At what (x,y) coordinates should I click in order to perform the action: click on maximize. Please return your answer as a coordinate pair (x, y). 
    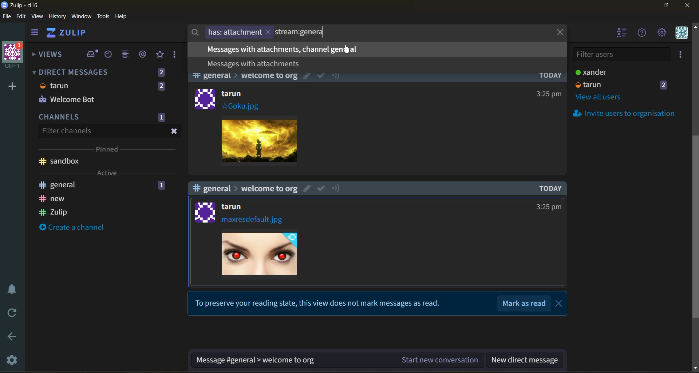
    Looking at the image, I should click on (668, 5).